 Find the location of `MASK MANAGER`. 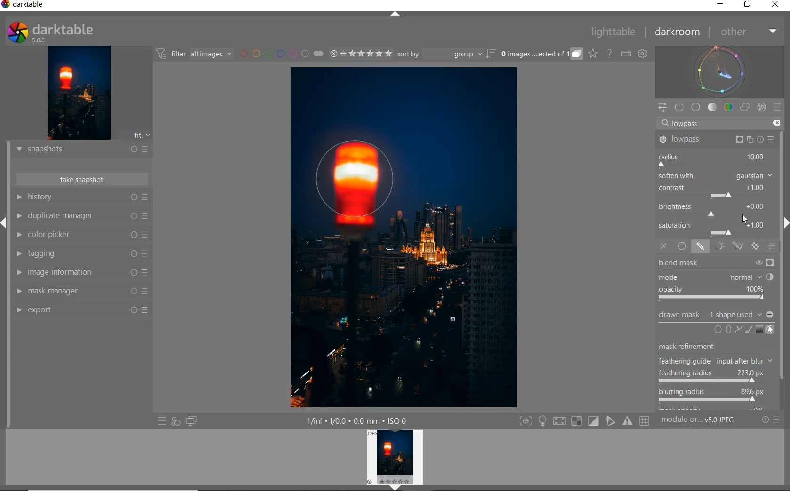

MASK MANAGER is located at coordinates (81, 292).